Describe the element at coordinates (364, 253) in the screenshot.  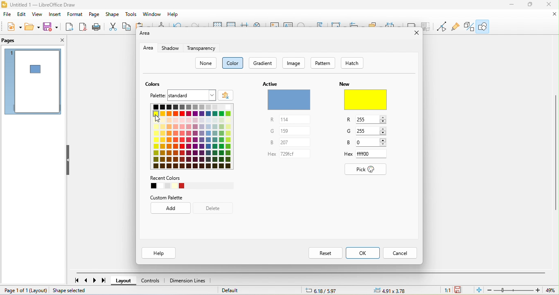
I see `ok` at that location.